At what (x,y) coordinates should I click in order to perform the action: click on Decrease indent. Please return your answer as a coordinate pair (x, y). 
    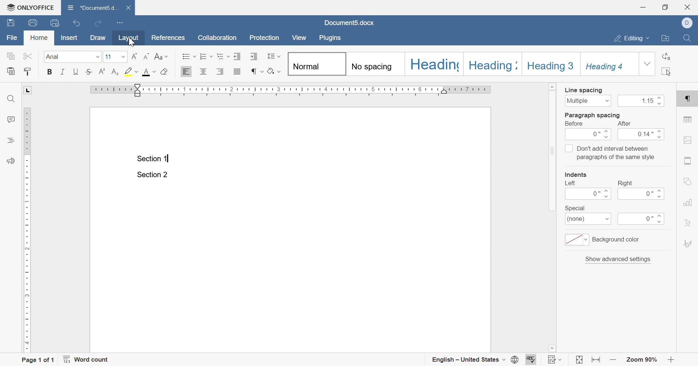
    Looking at the image, I should click on (239, 56).